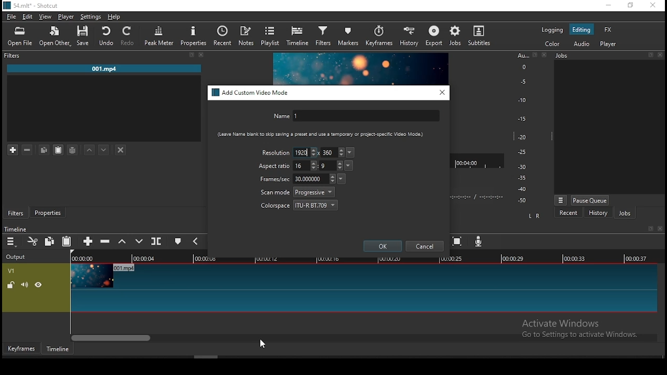 The image size is (667, 375). Describe the element at coordinates (662, 229) in the screenshot. I see `close` at that location.